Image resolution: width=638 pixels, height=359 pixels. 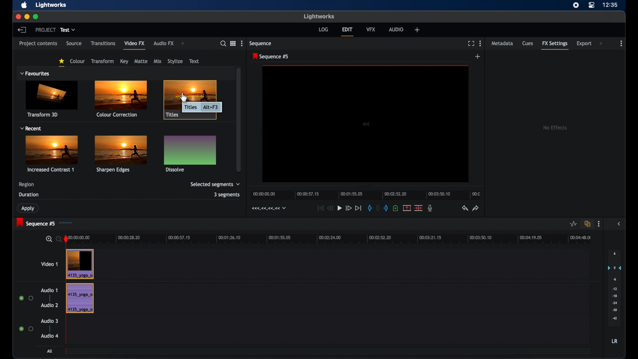 What do you see at coordinates (175, 61) in the screenshot?
I see `stylize` at bounding box center [175, 61].